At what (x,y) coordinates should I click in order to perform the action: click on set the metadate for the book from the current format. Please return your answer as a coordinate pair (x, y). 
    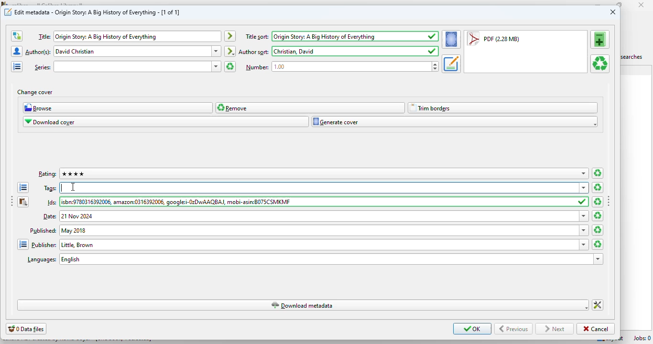
    Looking at the image, I should click on (451, 64).